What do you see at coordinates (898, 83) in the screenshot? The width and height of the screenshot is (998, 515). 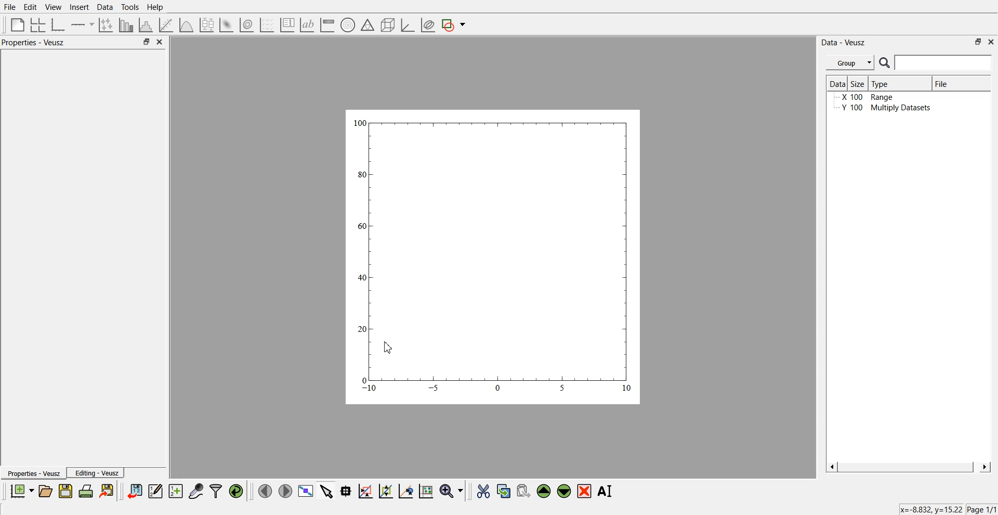 I see `Type` at bounding box center [898, 83].